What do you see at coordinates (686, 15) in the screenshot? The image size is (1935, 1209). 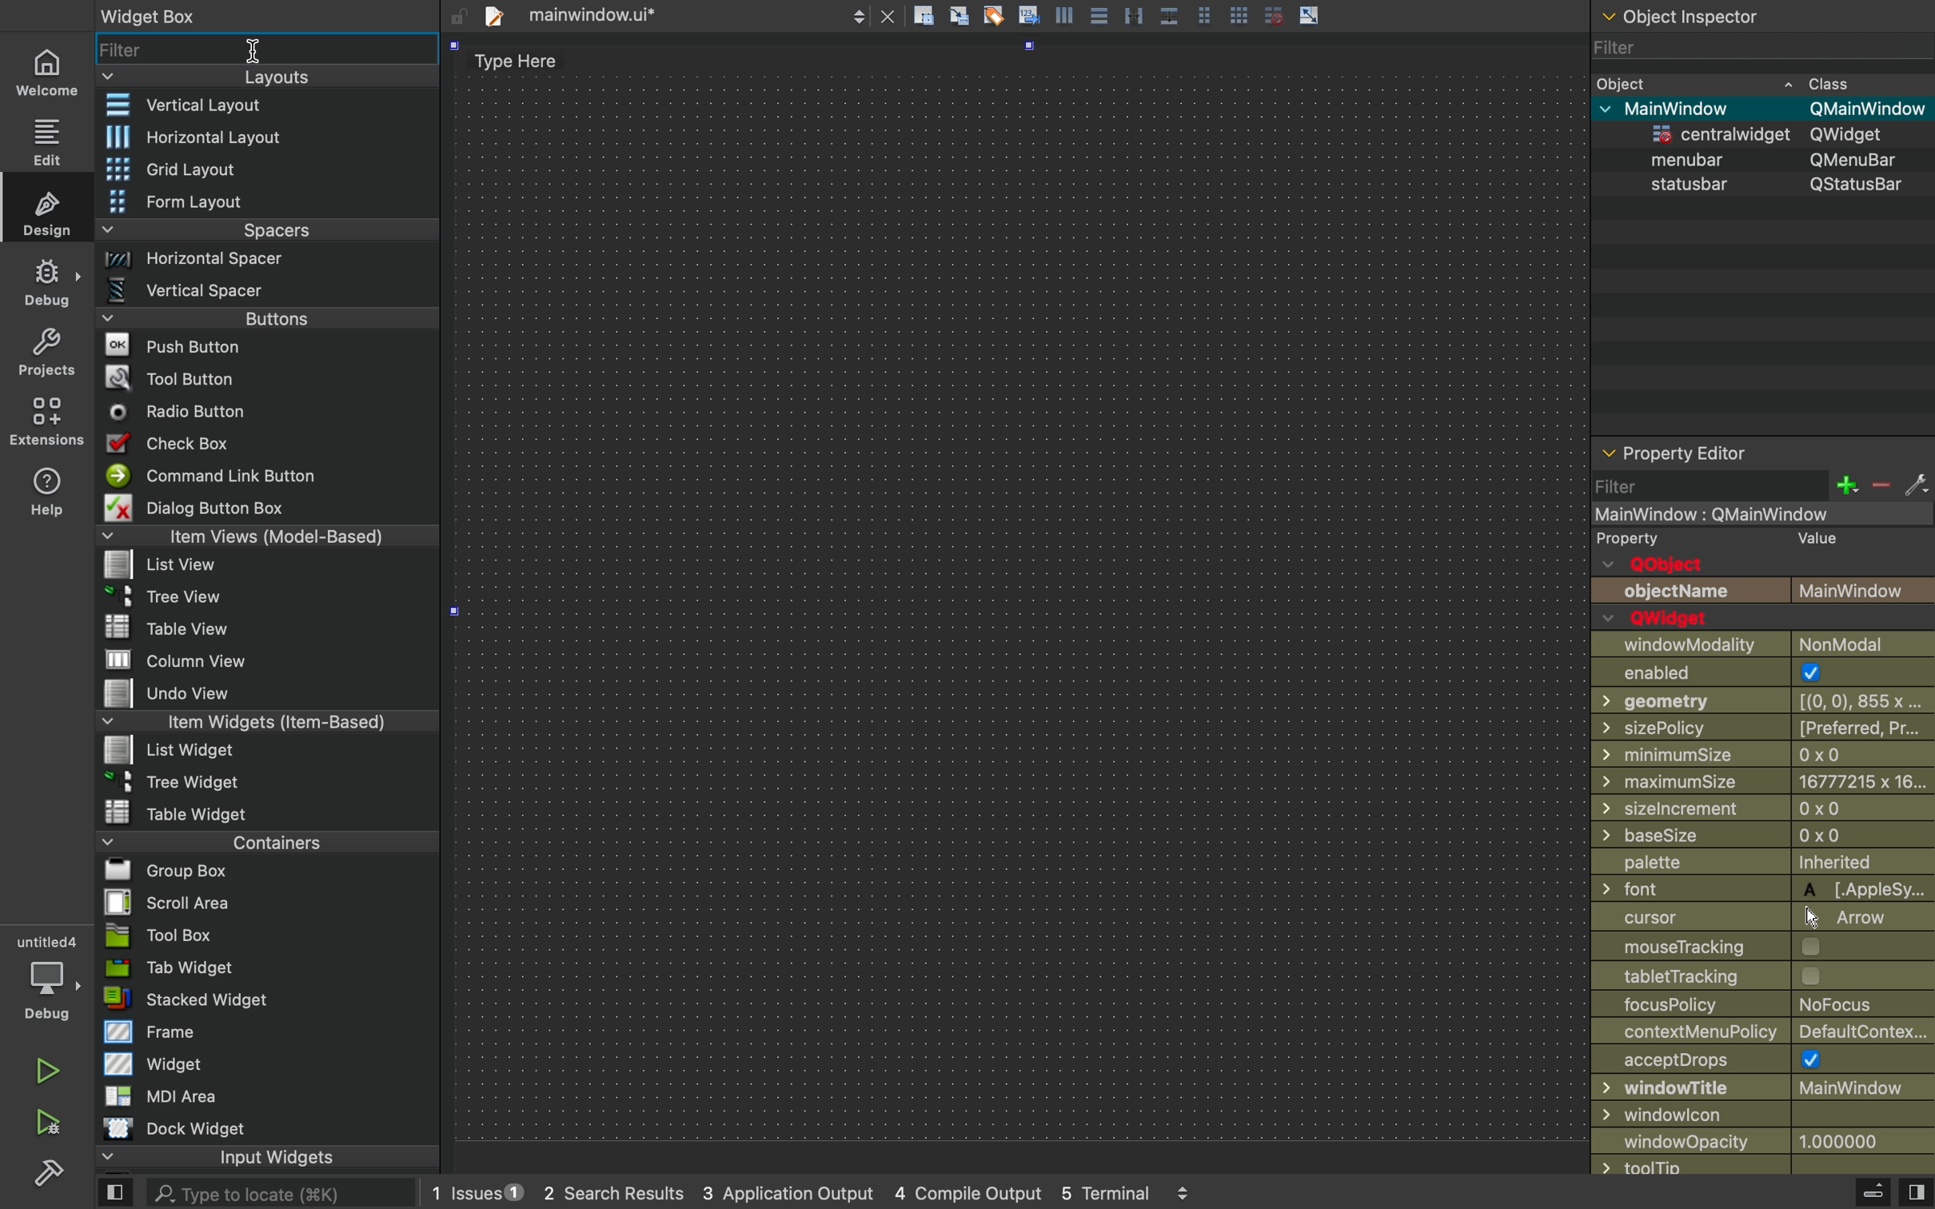 I see `file` at bounding box center [686, 15].